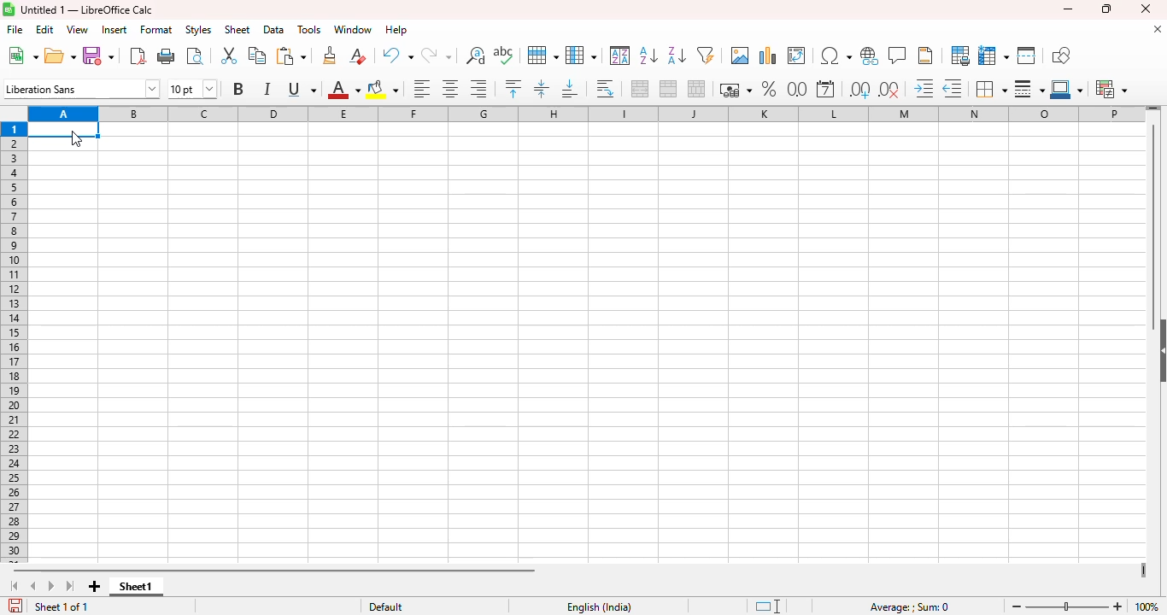  What do you see at coordinates (302, 89) in the screenshot?
I see `underline` at bounding box center [302, 89].